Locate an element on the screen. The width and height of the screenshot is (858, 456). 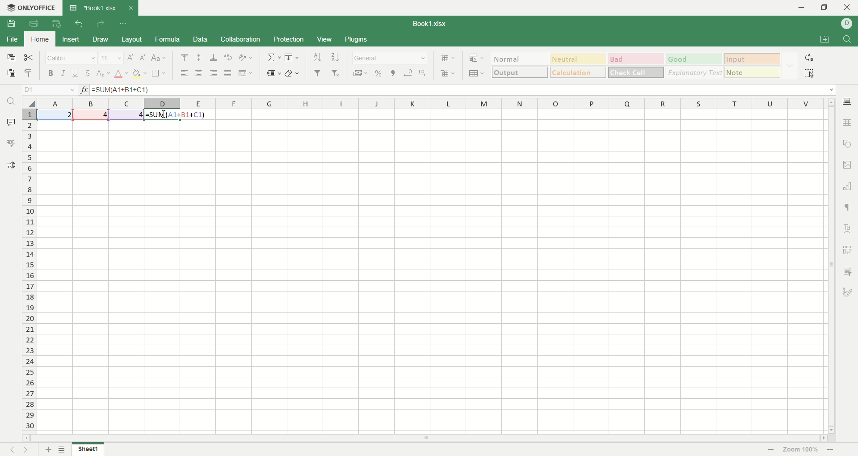
sheet1 is located at coordinates (88, 449).